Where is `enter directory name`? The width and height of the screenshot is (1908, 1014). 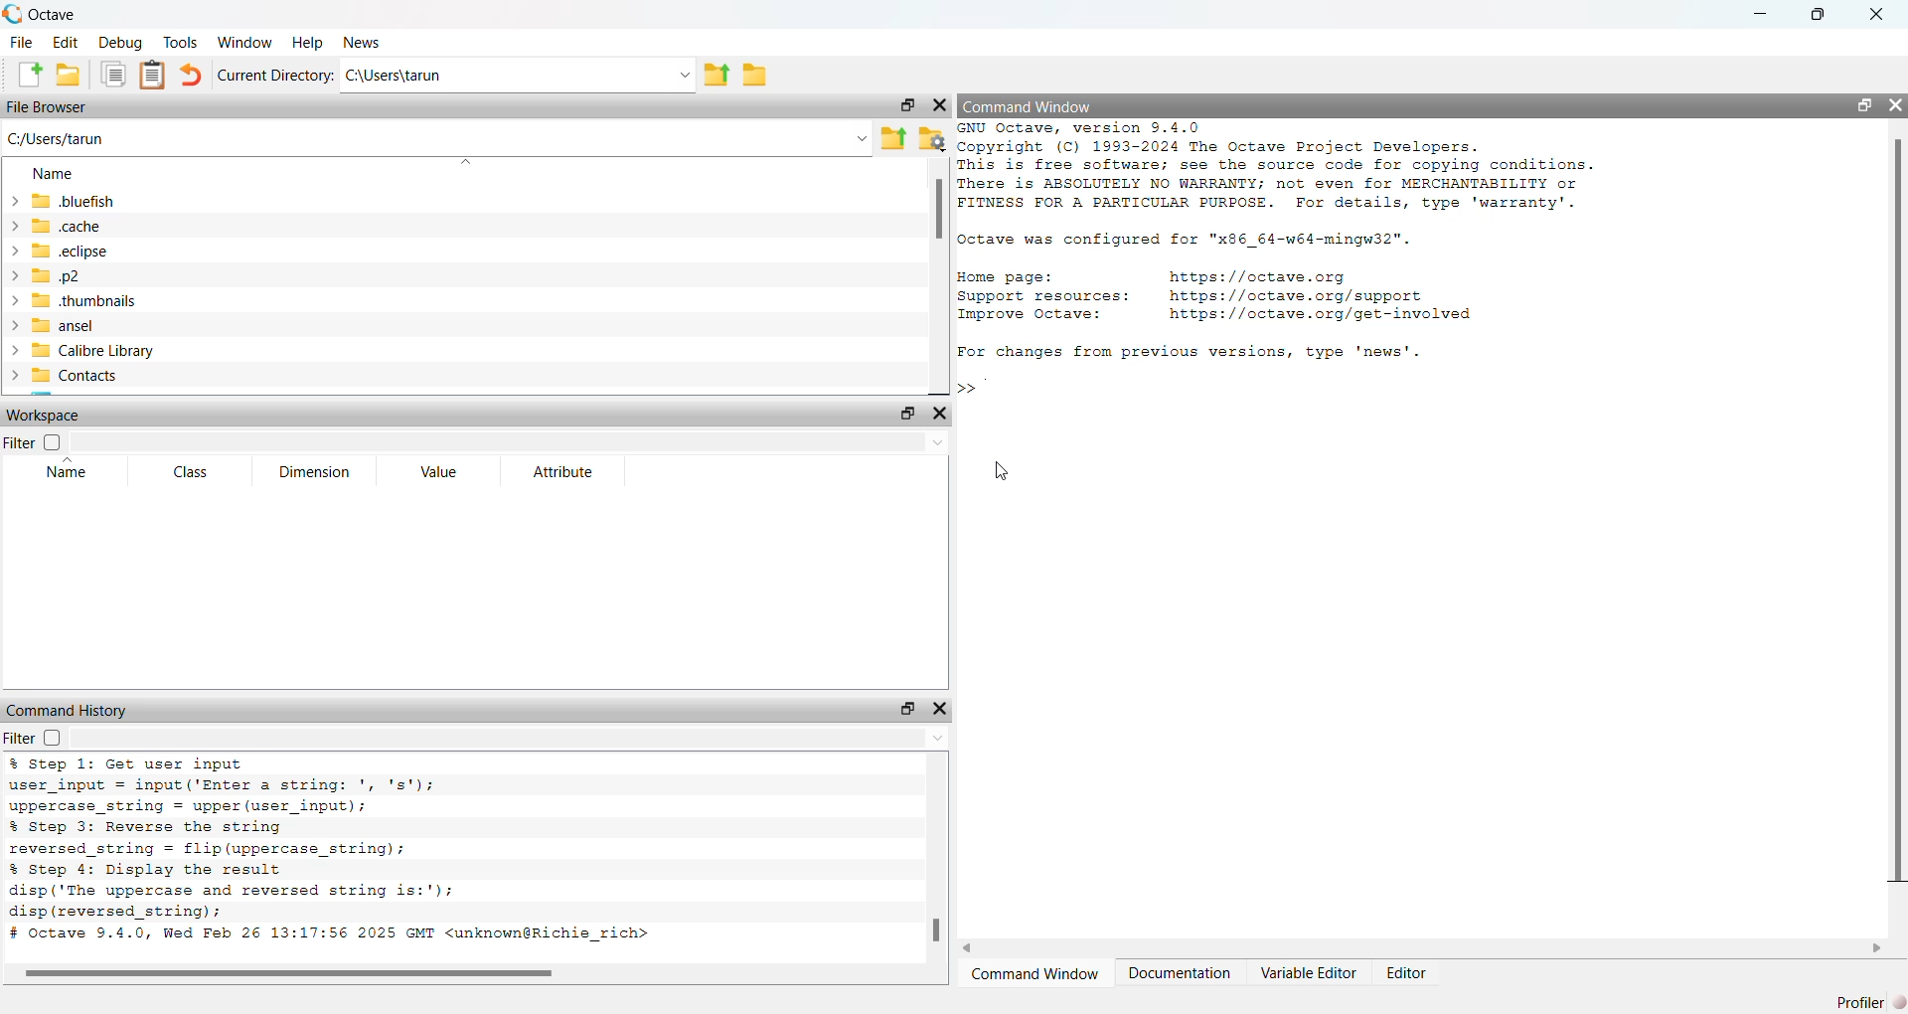
enter directory name is located at coordinates (521, 73).